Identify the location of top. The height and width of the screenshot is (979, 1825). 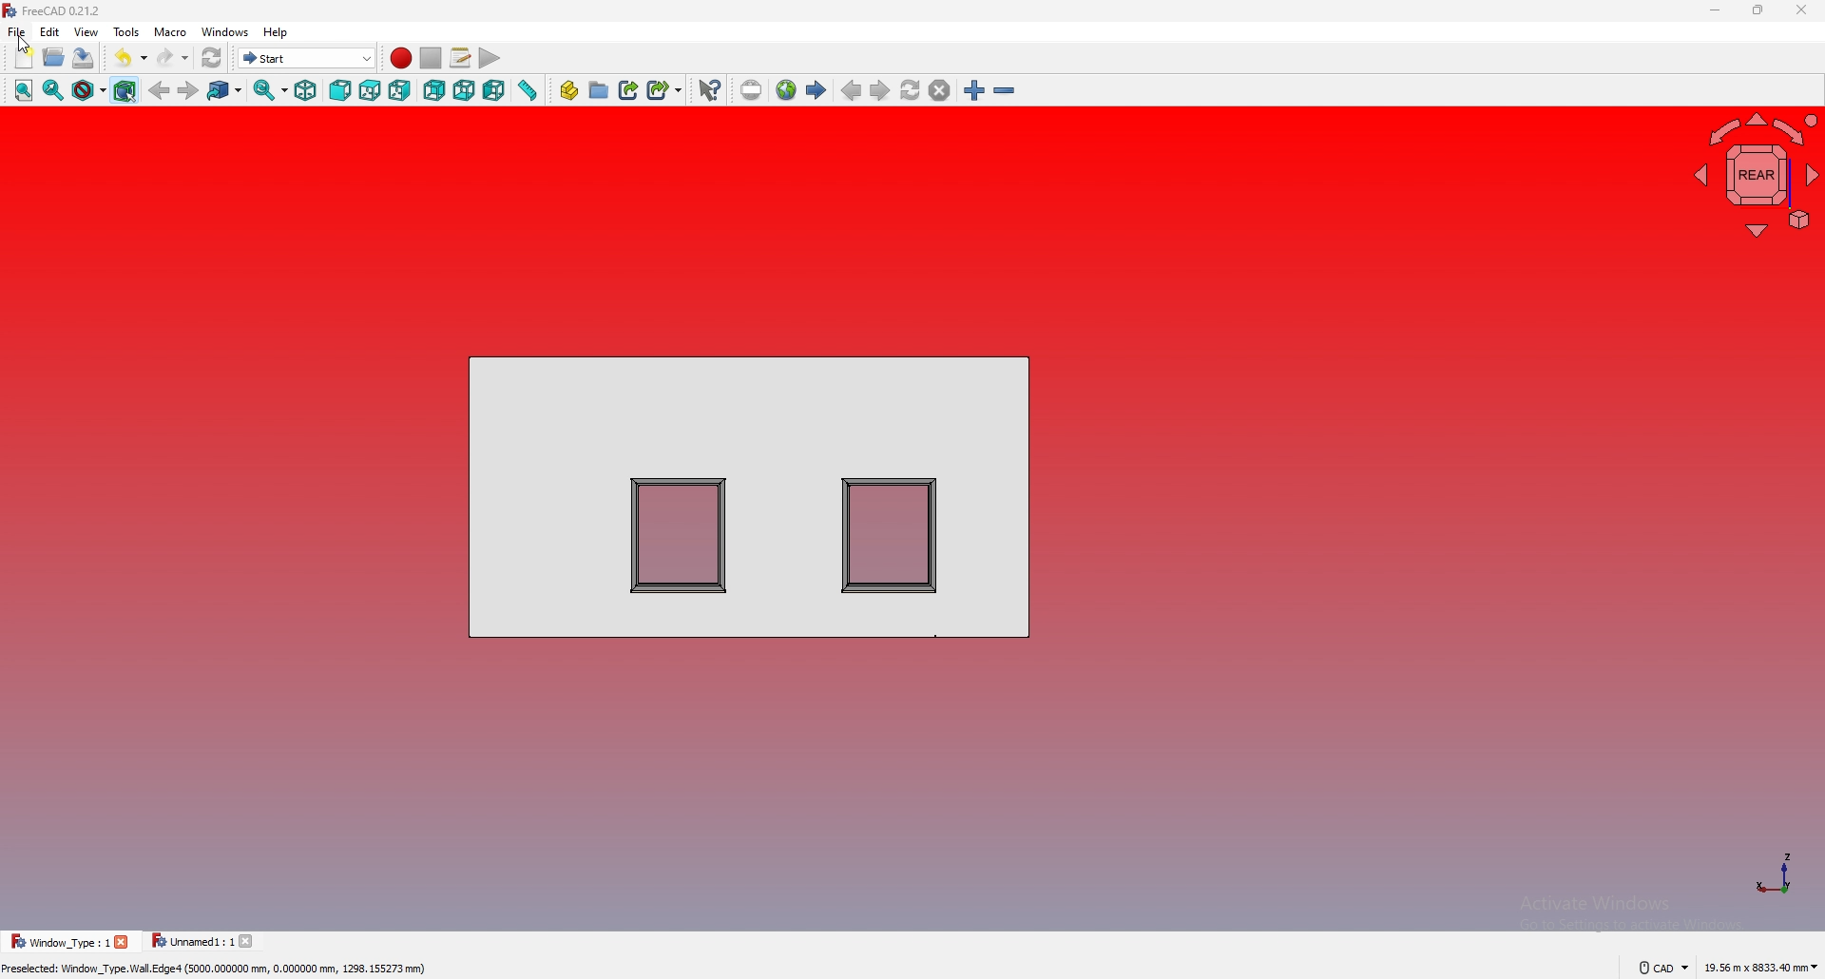
(370, 90).